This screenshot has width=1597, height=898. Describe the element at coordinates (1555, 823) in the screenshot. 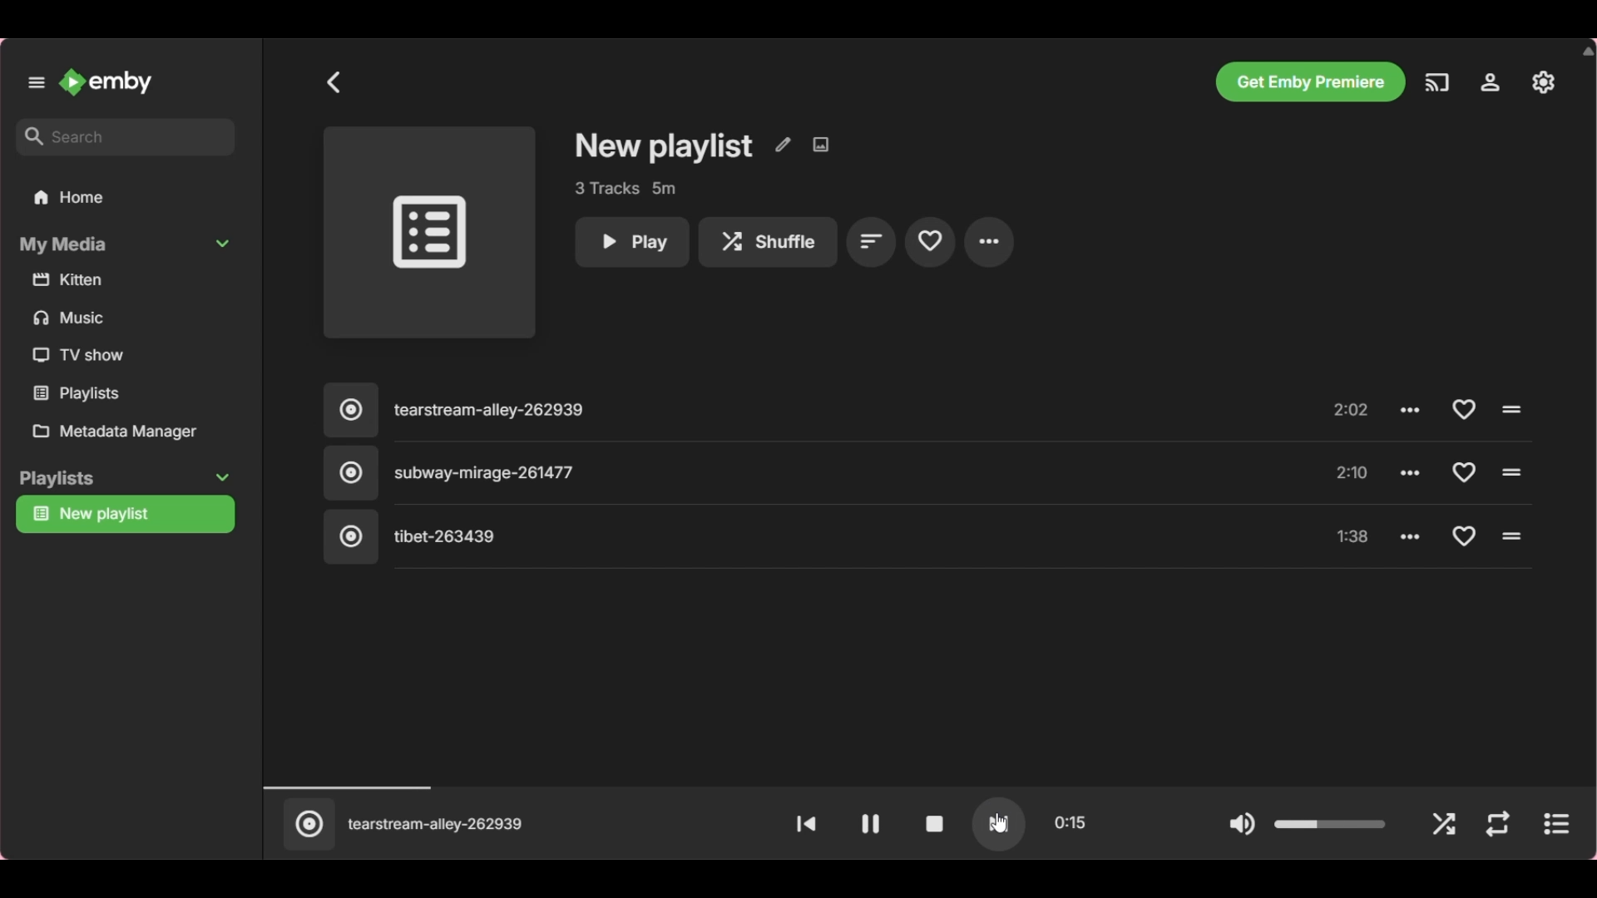

I see ` play current song separately` at that location.